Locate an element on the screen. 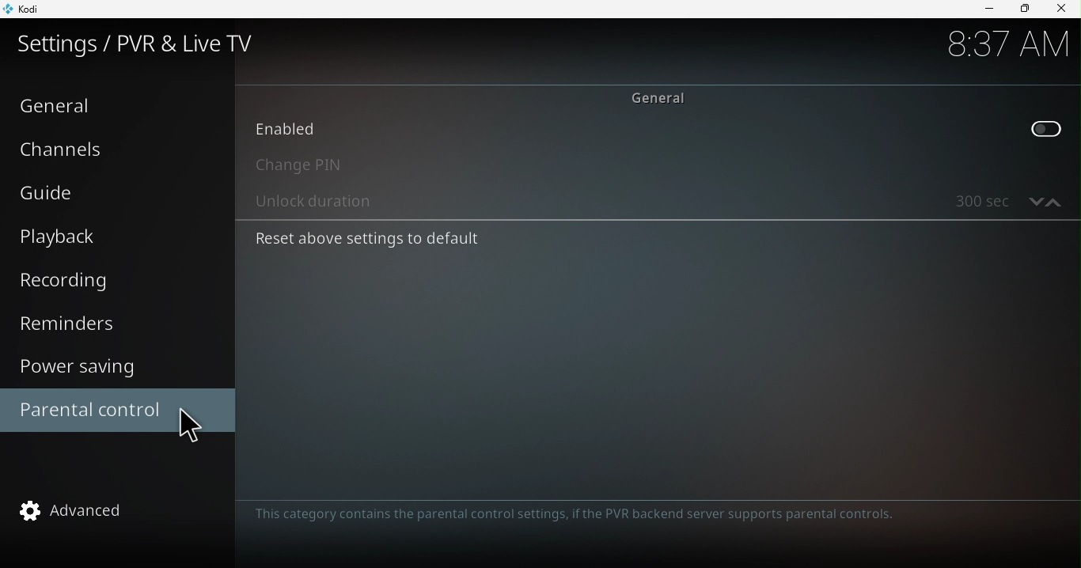 This screenshot has width=1081, height=568. Reminders is located at coordinates (74, 326).